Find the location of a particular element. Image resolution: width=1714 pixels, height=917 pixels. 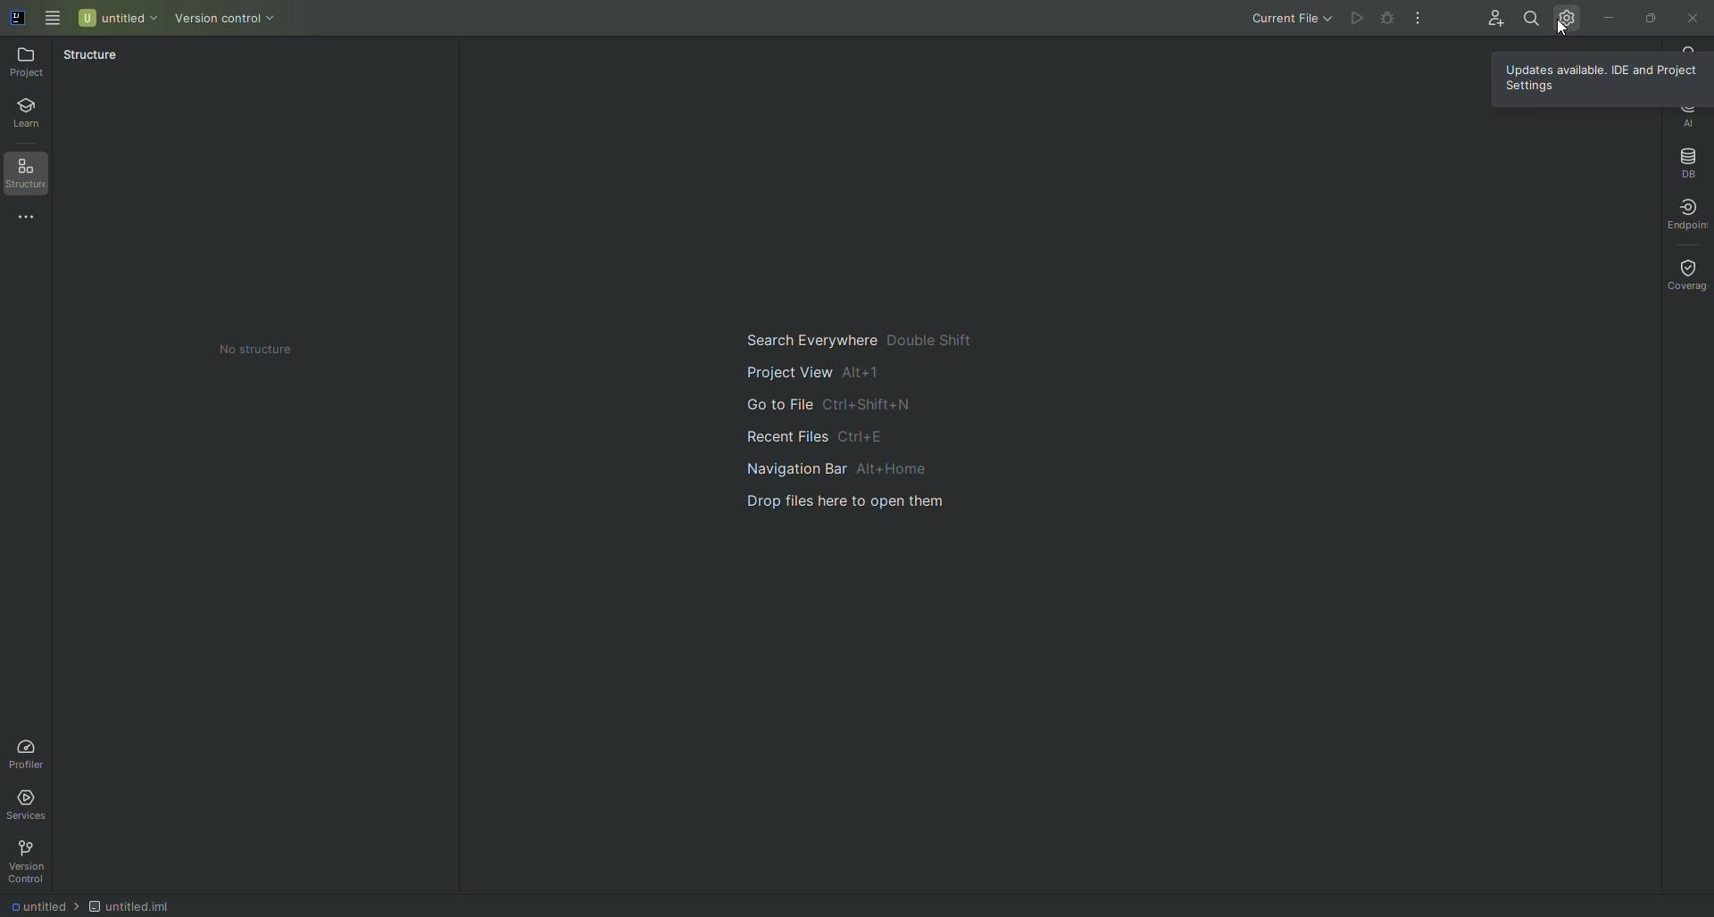

cursor is located at coordinates (1554, 32).